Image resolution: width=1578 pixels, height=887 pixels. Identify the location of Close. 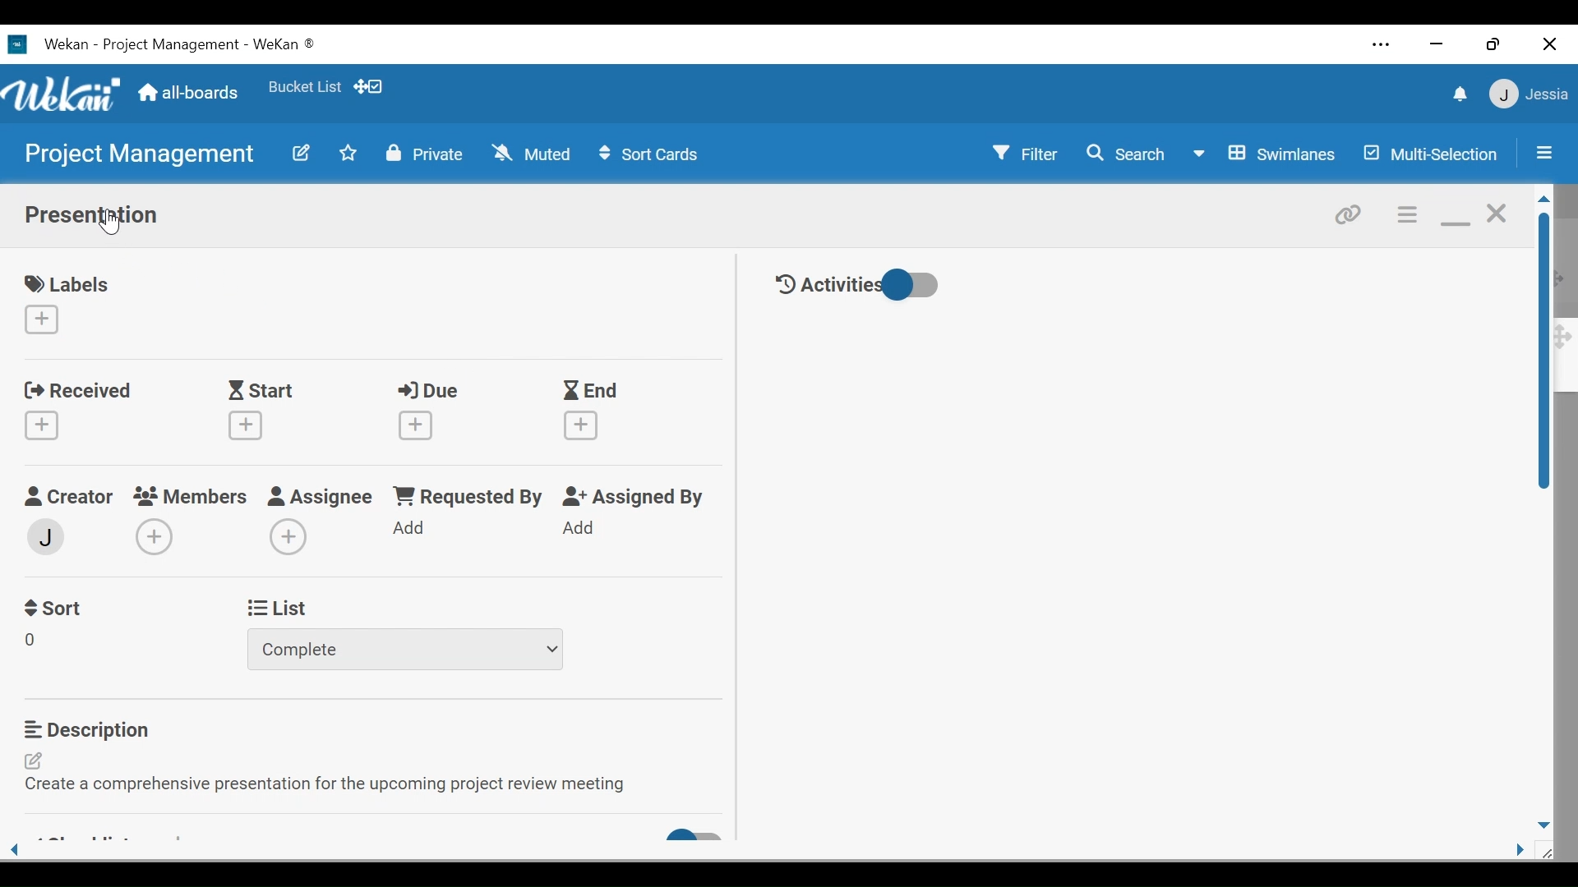
(1497, 212).